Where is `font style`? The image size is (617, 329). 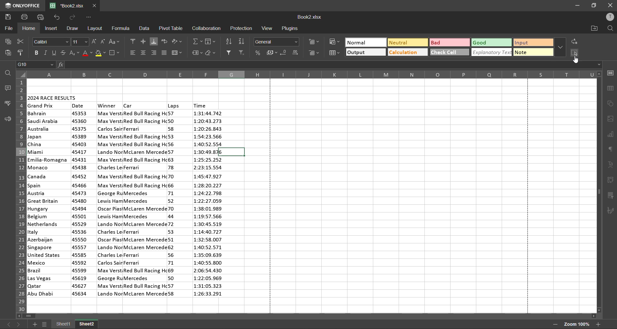
font style is located at coordinates (51, 42).